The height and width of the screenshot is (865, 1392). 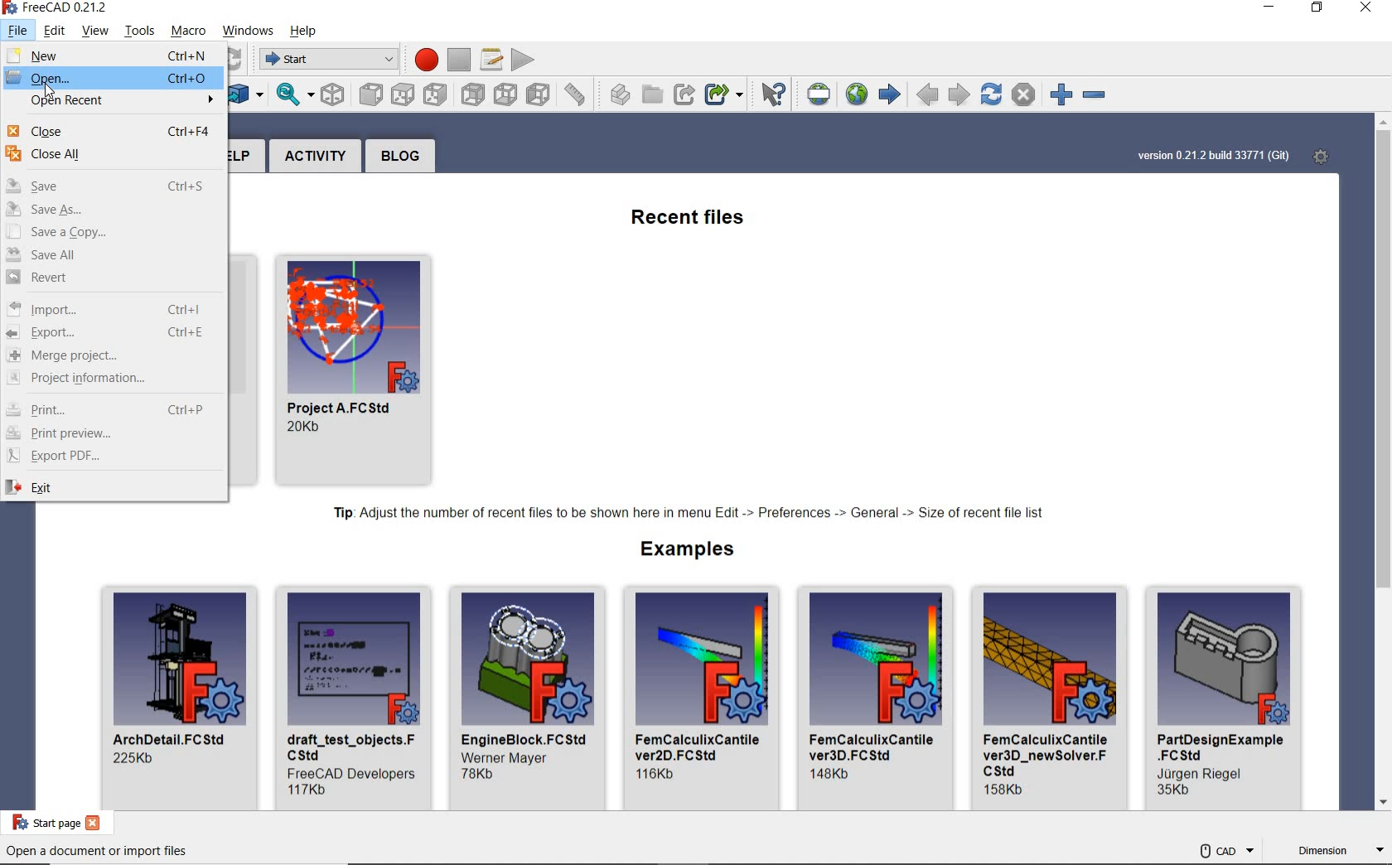 I want to click on TIP, so click(x=693, y=514).